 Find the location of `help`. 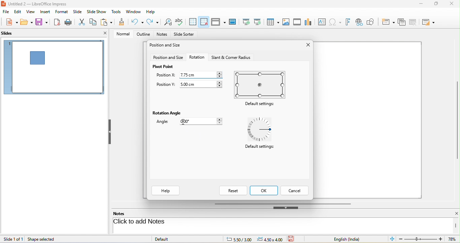

help is located at coordinates (166, 191).